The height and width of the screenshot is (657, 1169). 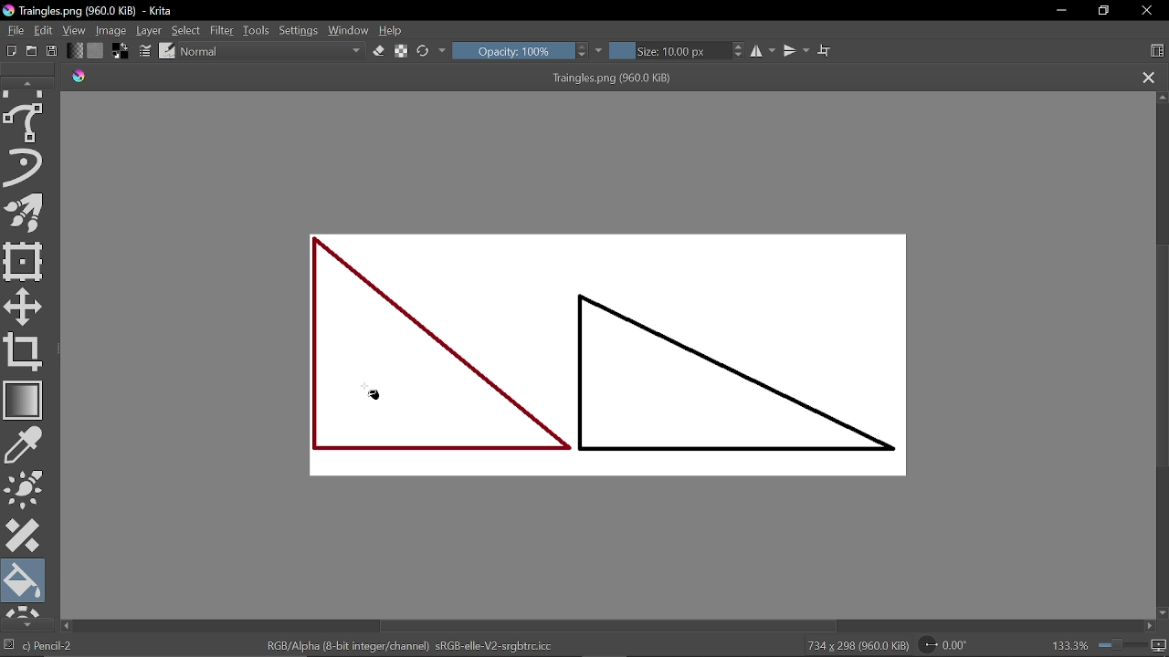 What do you see at coordinates (116, 11) in the screenshot?
I see `Triangles.png (960.0 KiB) - Krita` at bounding box center [116, 11].